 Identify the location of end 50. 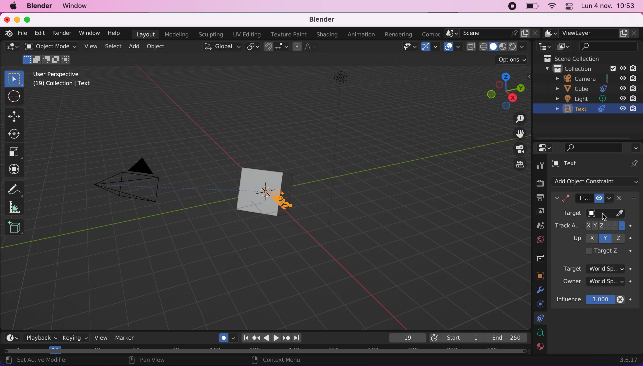
(506, 337).